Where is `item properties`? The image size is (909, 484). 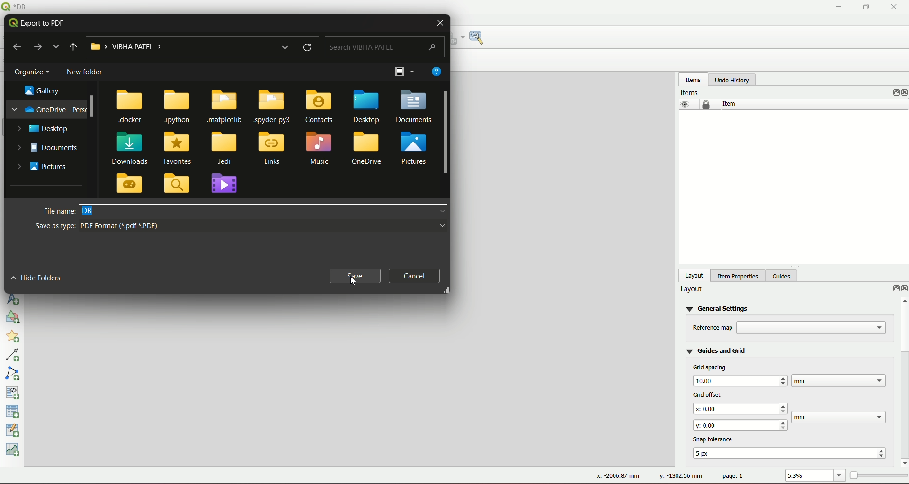 item properties is located at coordinates (736, 275).